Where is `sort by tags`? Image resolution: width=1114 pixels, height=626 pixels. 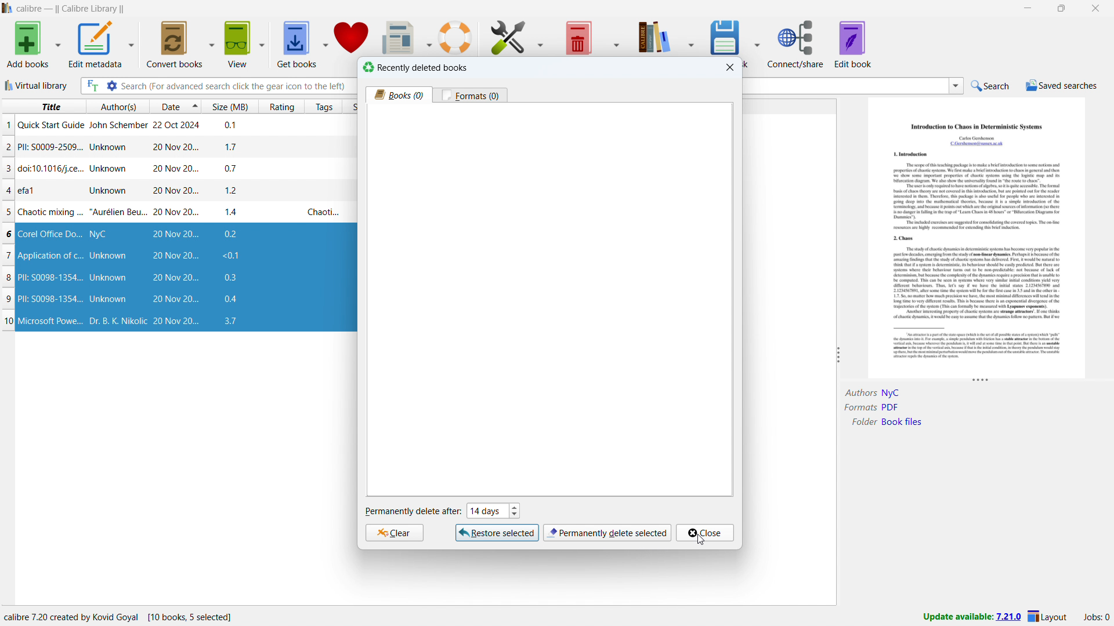 sort by tags is located at coordinates (320, 106).